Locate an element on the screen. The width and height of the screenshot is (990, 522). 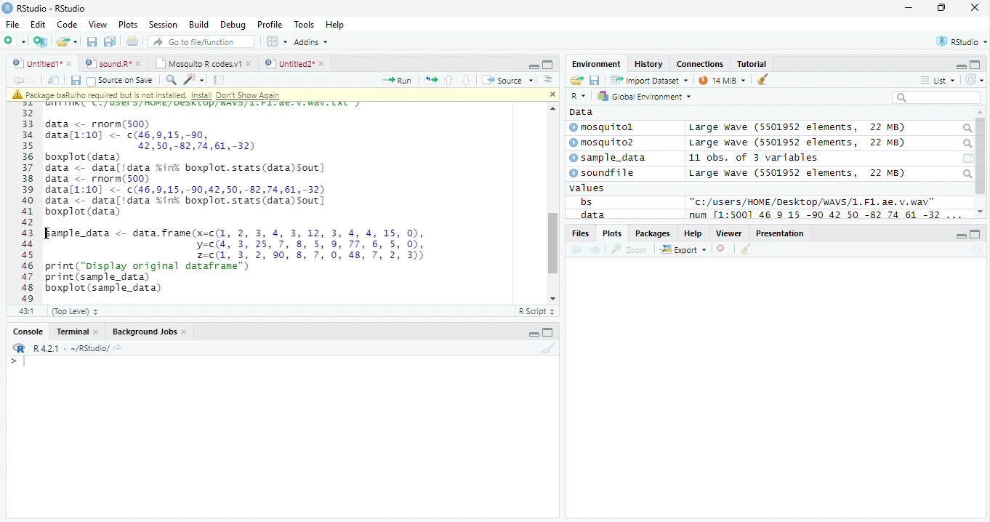
Plots is located at coordinates (129, 25).